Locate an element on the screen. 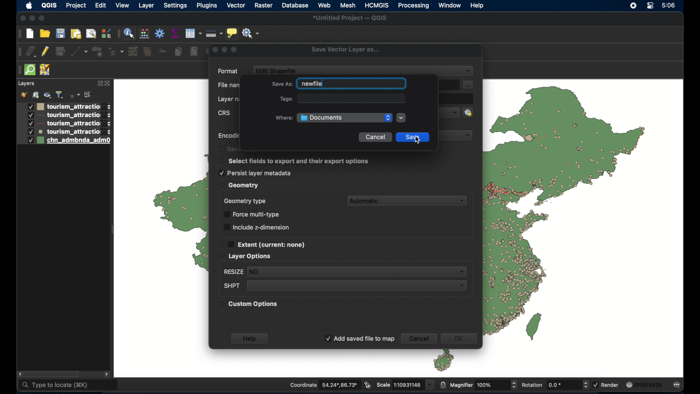 Image resolution: width=700 pixels, height=394 pixels. window is located at coordinates (450, 5).